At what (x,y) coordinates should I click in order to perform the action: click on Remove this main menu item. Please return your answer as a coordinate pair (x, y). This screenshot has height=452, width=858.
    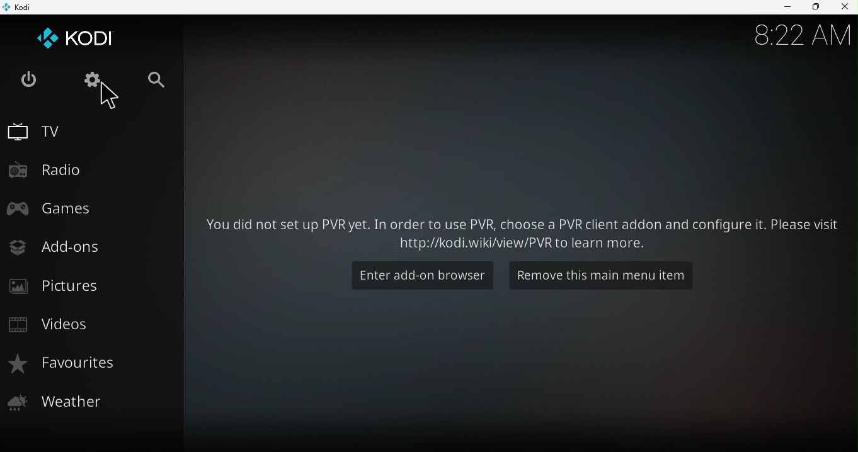
    Looking at the image, I should click on (600, 274).